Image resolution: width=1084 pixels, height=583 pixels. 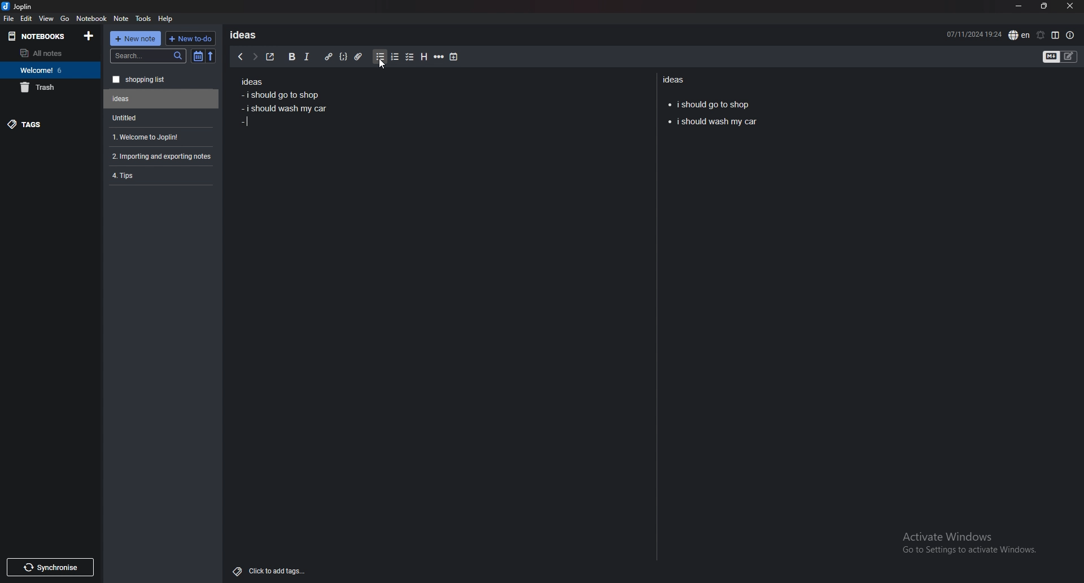 I want to click on i should go to shop, so click(x=709, y=103).